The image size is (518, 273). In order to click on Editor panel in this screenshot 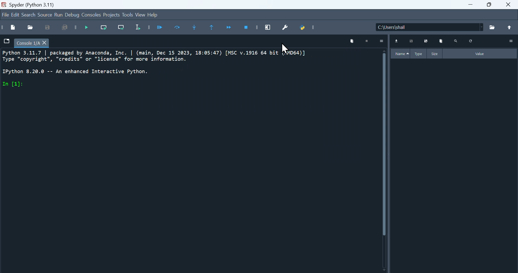, I will do `click(187, 161)`.